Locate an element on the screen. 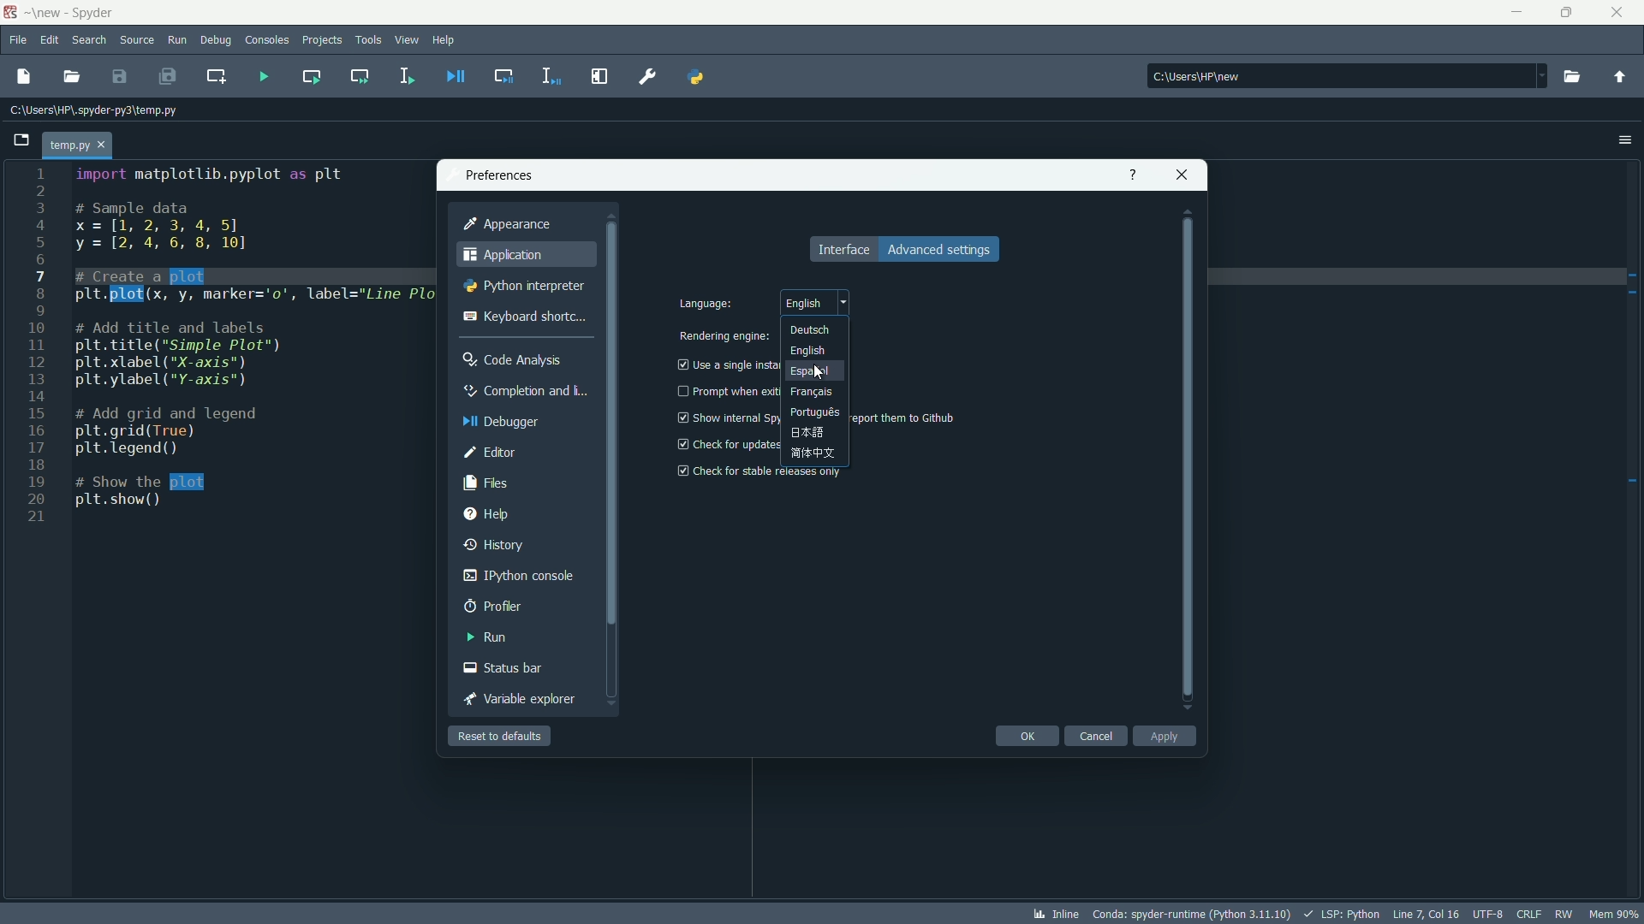  profiler is located at coordinates (494, 606).